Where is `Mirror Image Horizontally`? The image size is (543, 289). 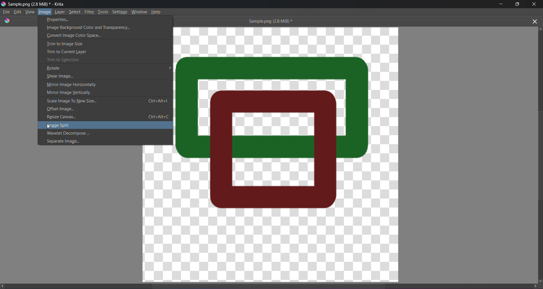
Mirror Image Horizontally is located at coordinates (100, 84).